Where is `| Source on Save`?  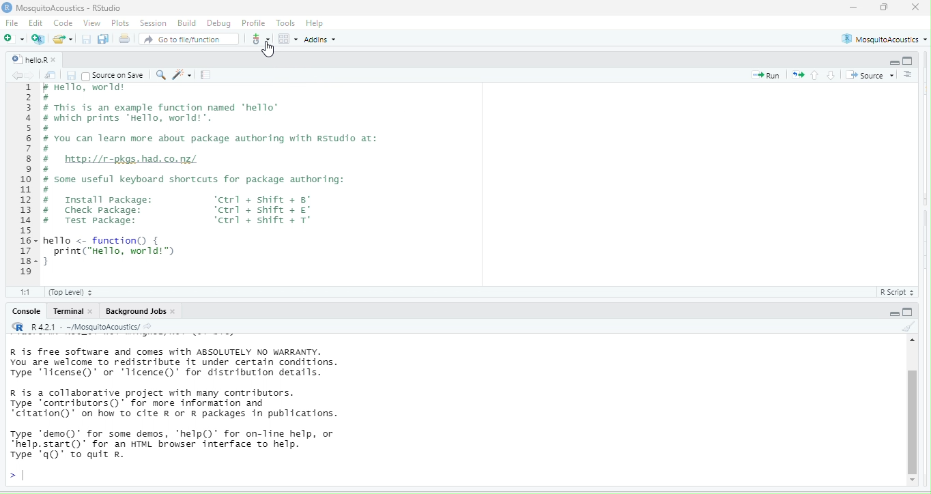
| Source on Save is located at coordinates (115, 76).